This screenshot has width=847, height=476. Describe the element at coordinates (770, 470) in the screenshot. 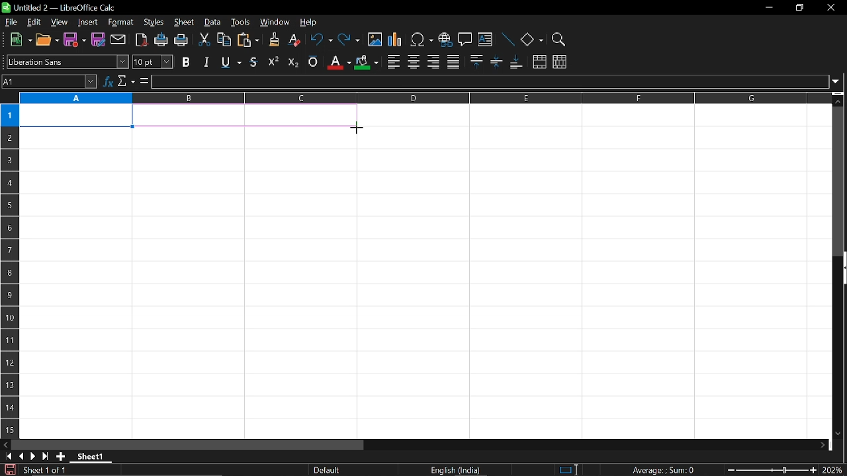

I see `change zoom` at that location.